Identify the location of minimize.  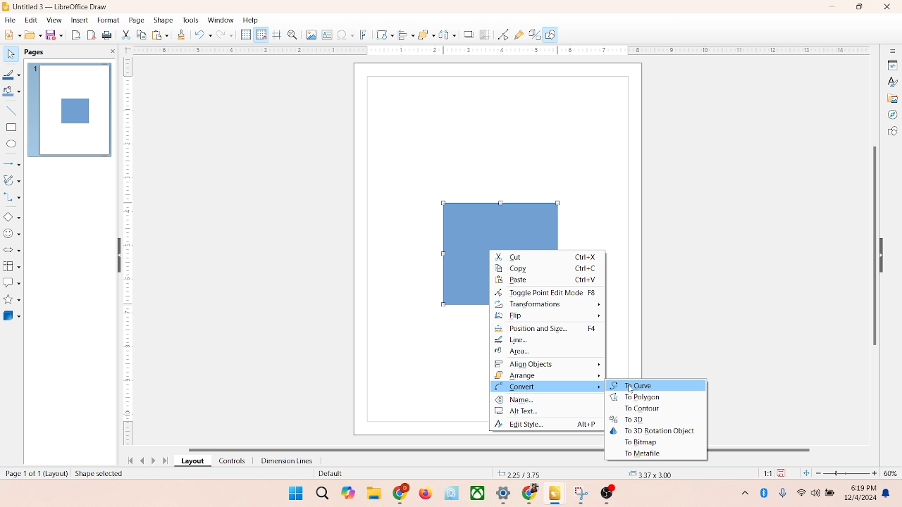
(834, 6).